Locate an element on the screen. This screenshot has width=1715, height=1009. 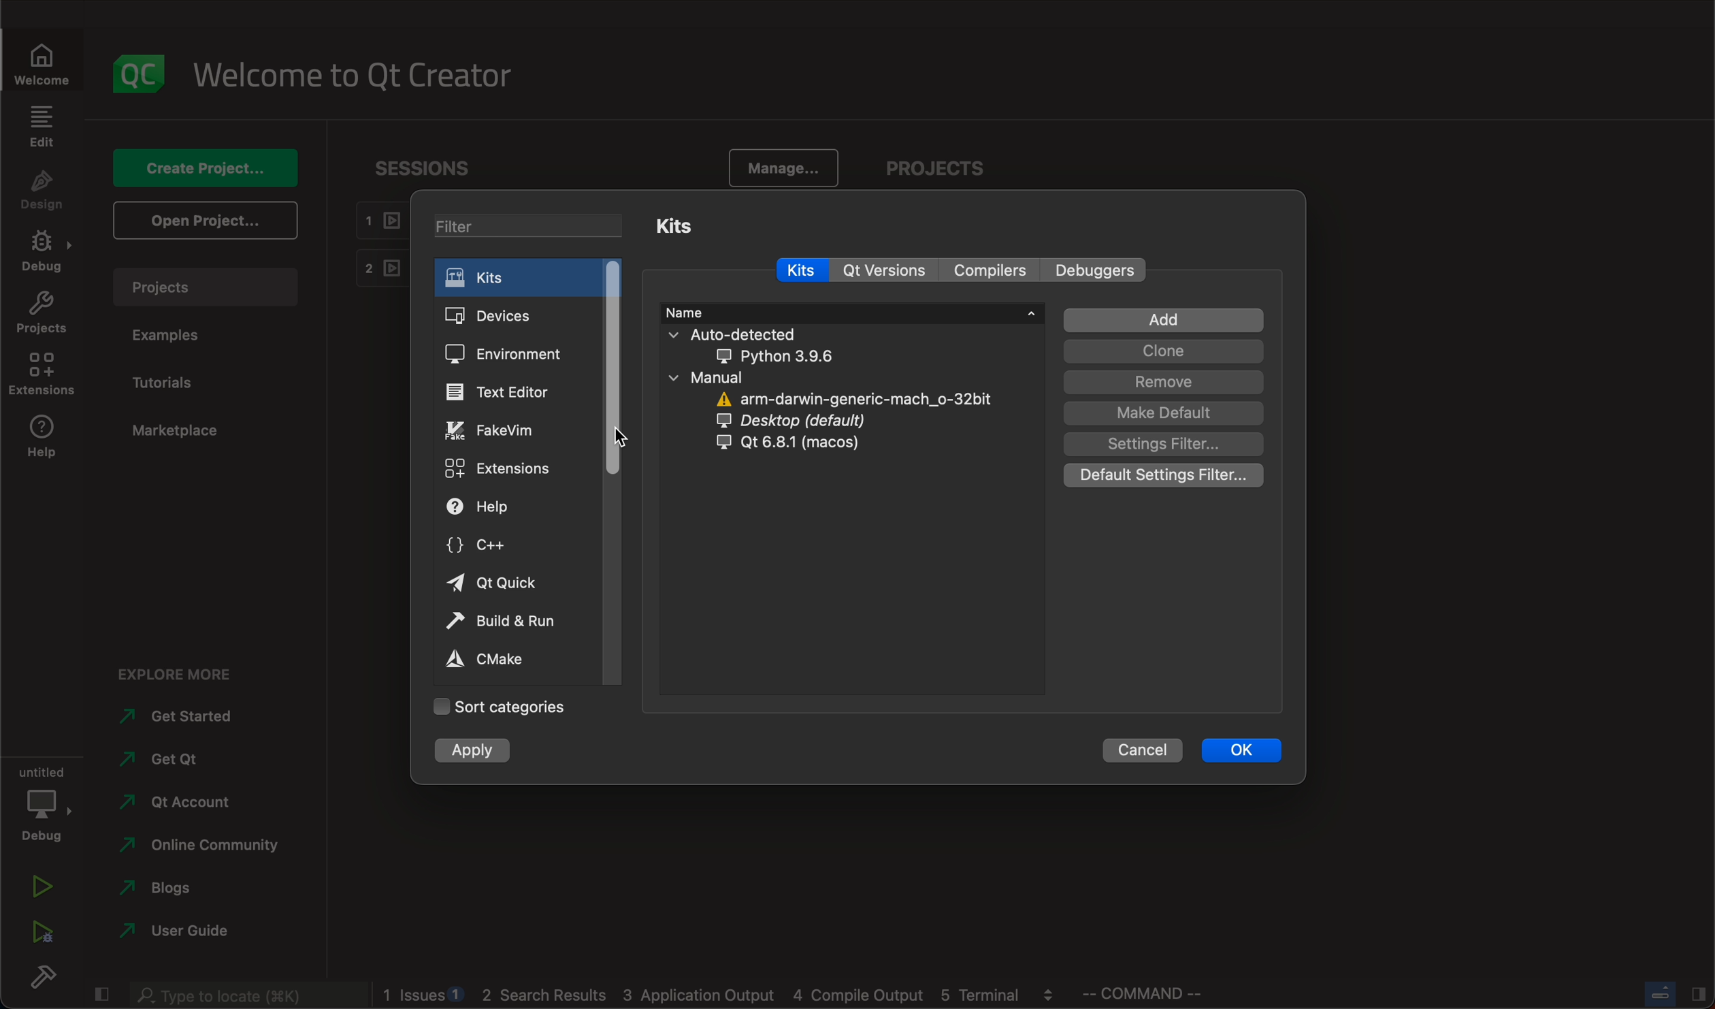
build is located at coordinates (504, 620).